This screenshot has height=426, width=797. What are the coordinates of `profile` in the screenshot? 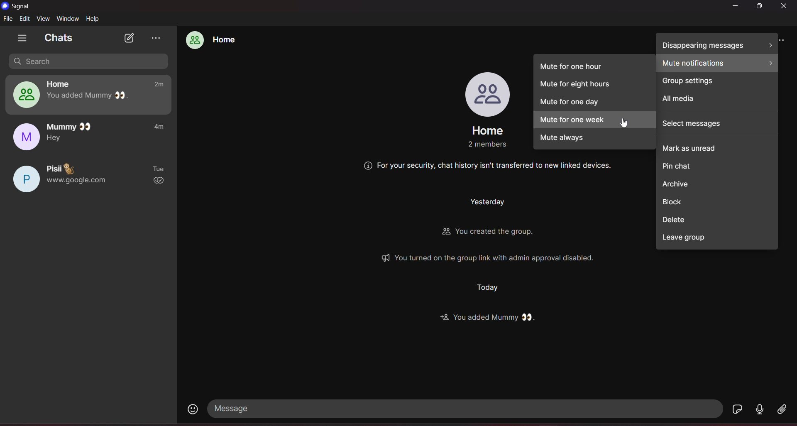 It's located at (487, 93).